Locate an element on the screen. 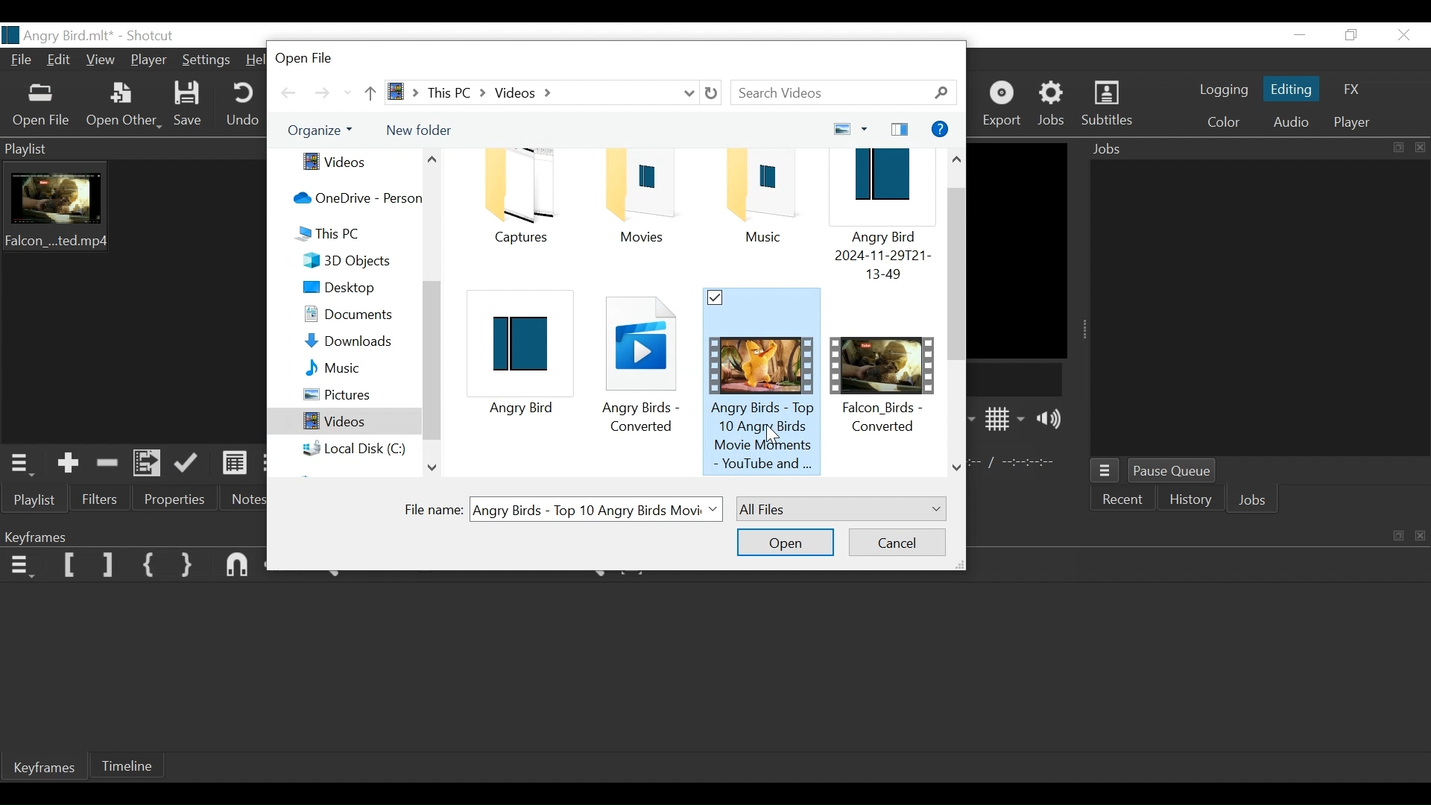  History is located at coordinates (1190, 499).